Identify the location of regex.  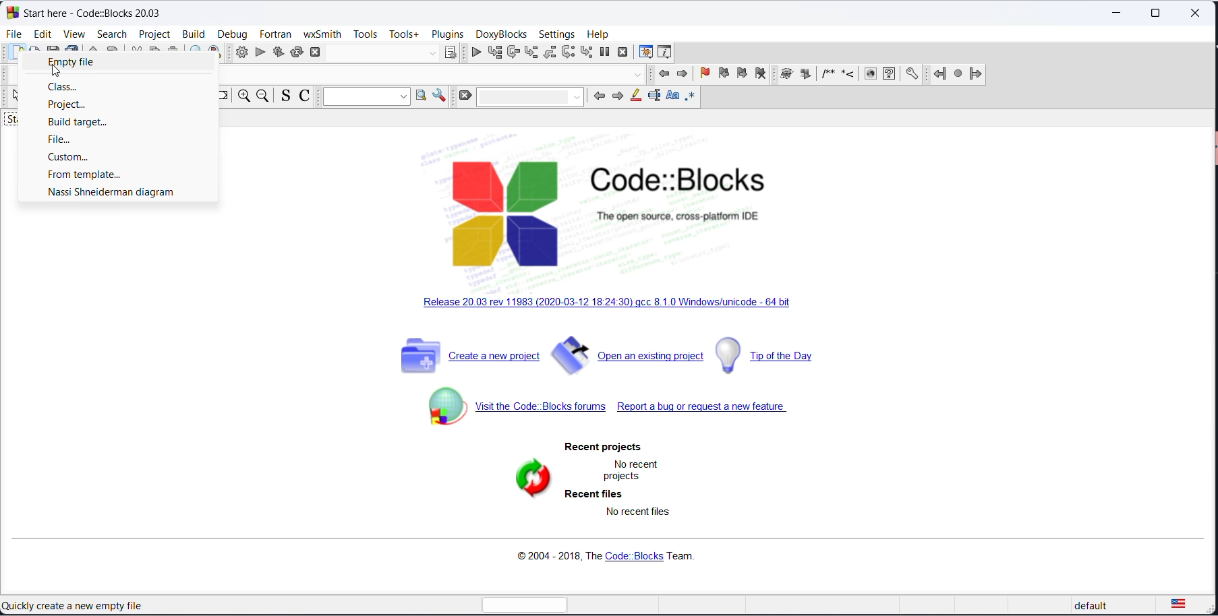
(692, 98).